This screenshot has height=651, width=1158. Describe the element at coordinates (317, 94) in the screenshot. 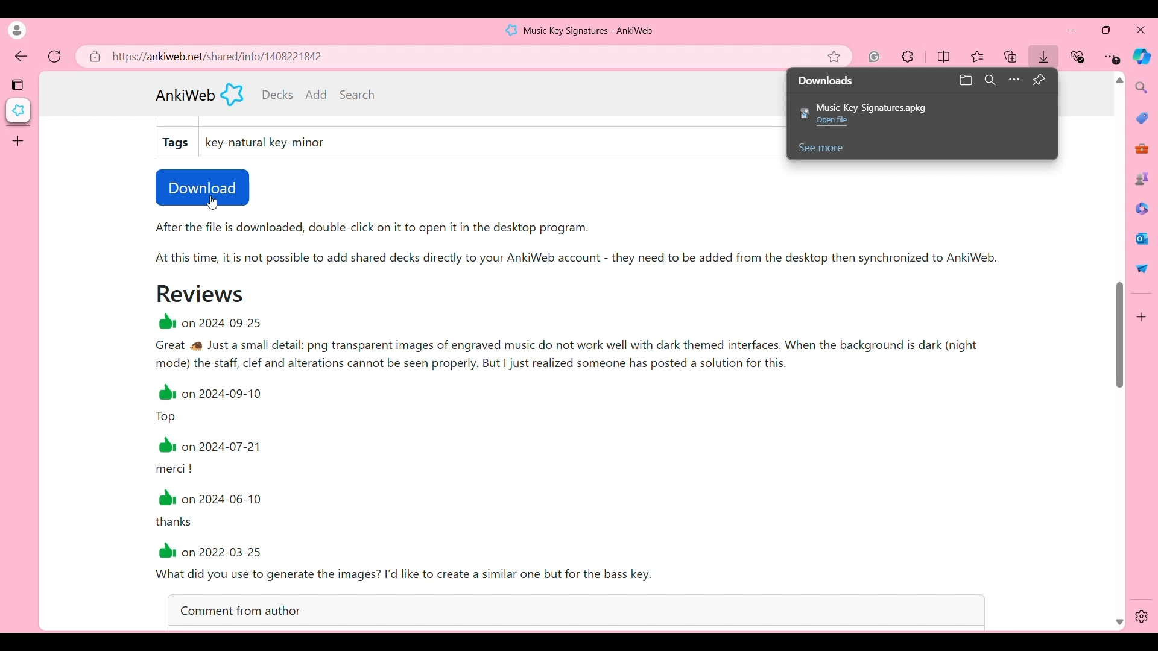

I see `Add` at that location.